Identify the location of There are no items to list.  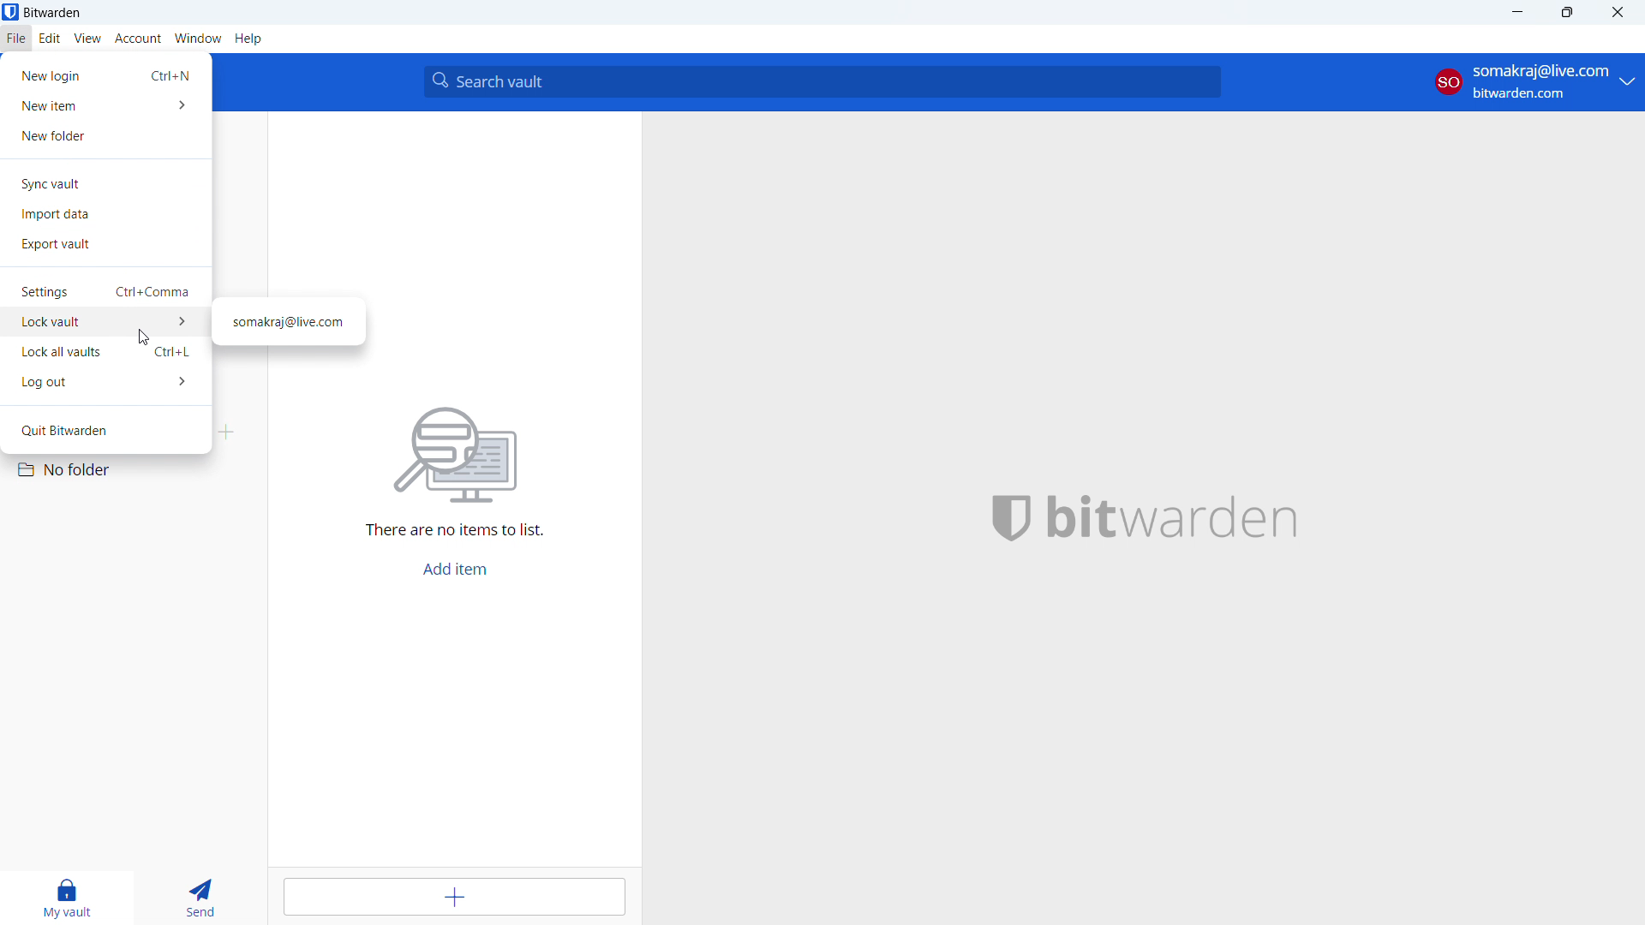
(459, 528).